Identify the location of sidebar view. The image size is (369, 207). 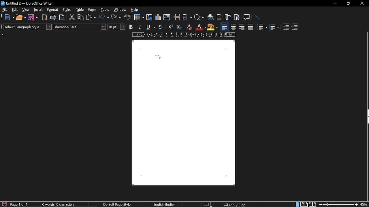
(367, 117).